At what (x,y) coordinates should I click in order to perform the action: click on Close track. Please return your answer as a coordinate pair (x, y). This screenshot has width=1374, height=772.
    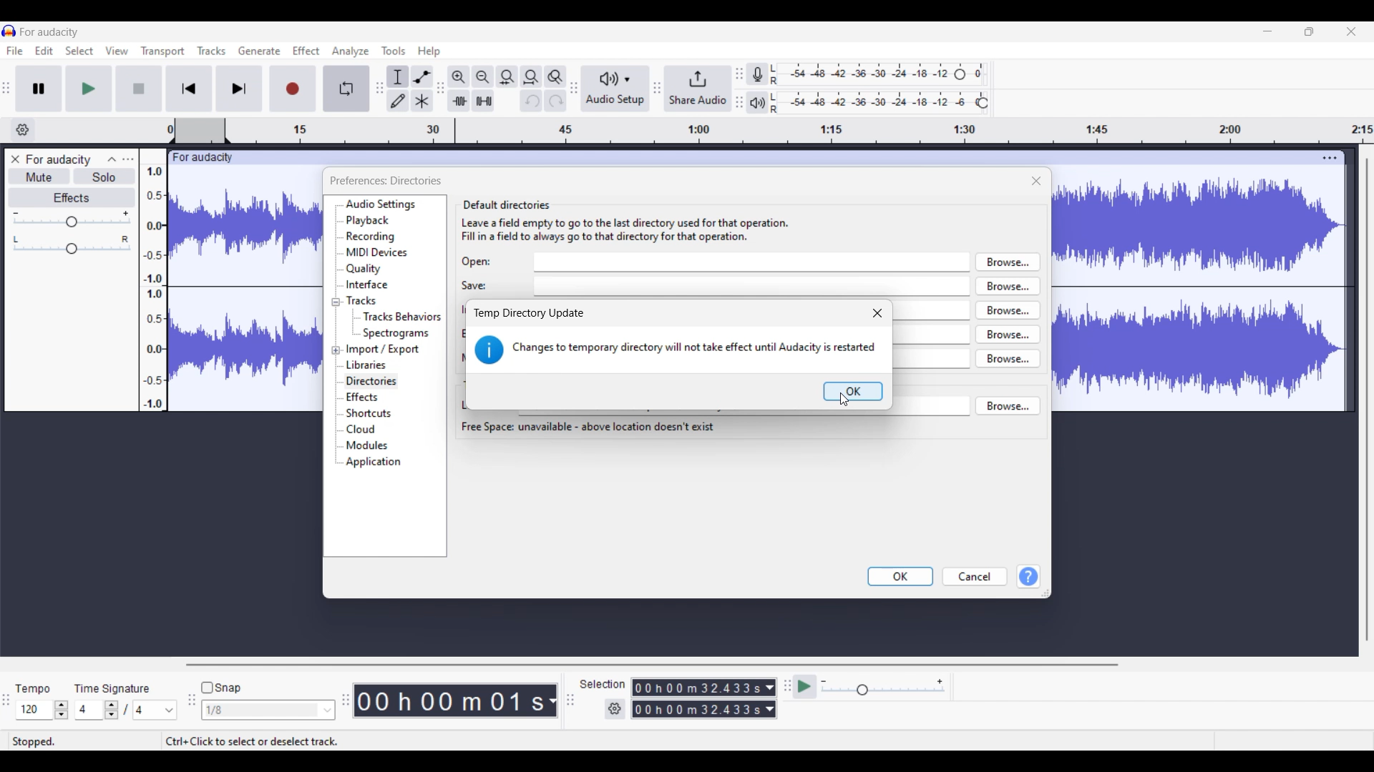
    Looking at the image, I should click on (16, 159).